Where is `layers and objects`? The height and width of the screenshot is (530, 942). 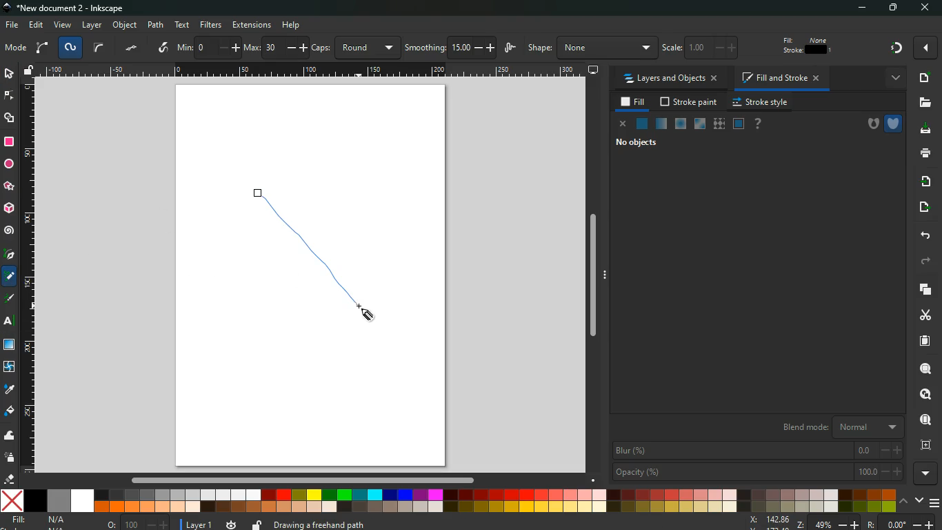 layers and objects is located at coordinates (670, 79).